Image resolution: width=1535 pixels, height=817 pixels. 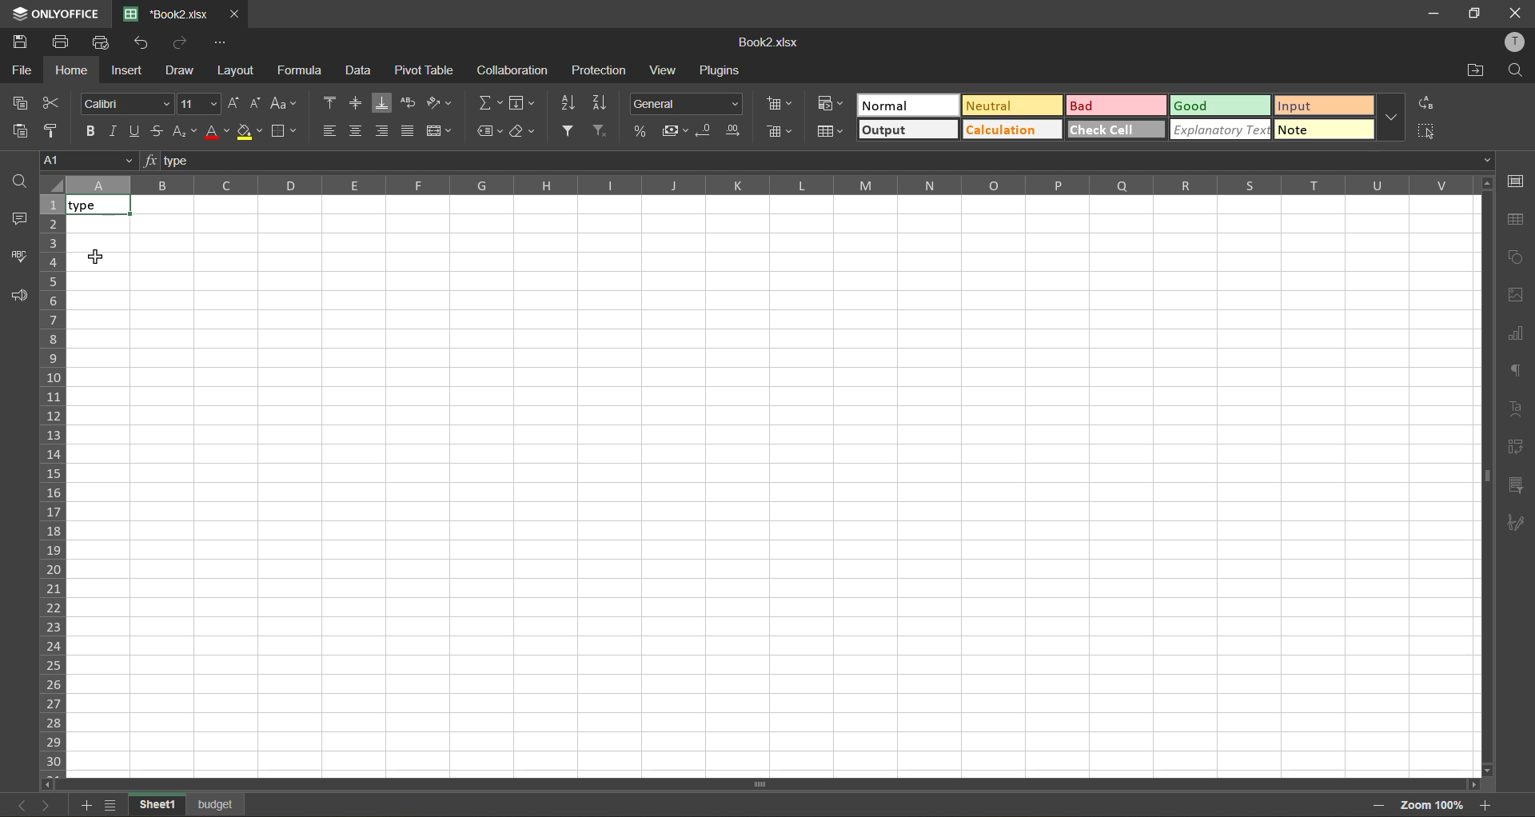 What do you see at coordinates (102, 206) in the screenshot?
I see `cell selected` at bounding box center [102, 206].